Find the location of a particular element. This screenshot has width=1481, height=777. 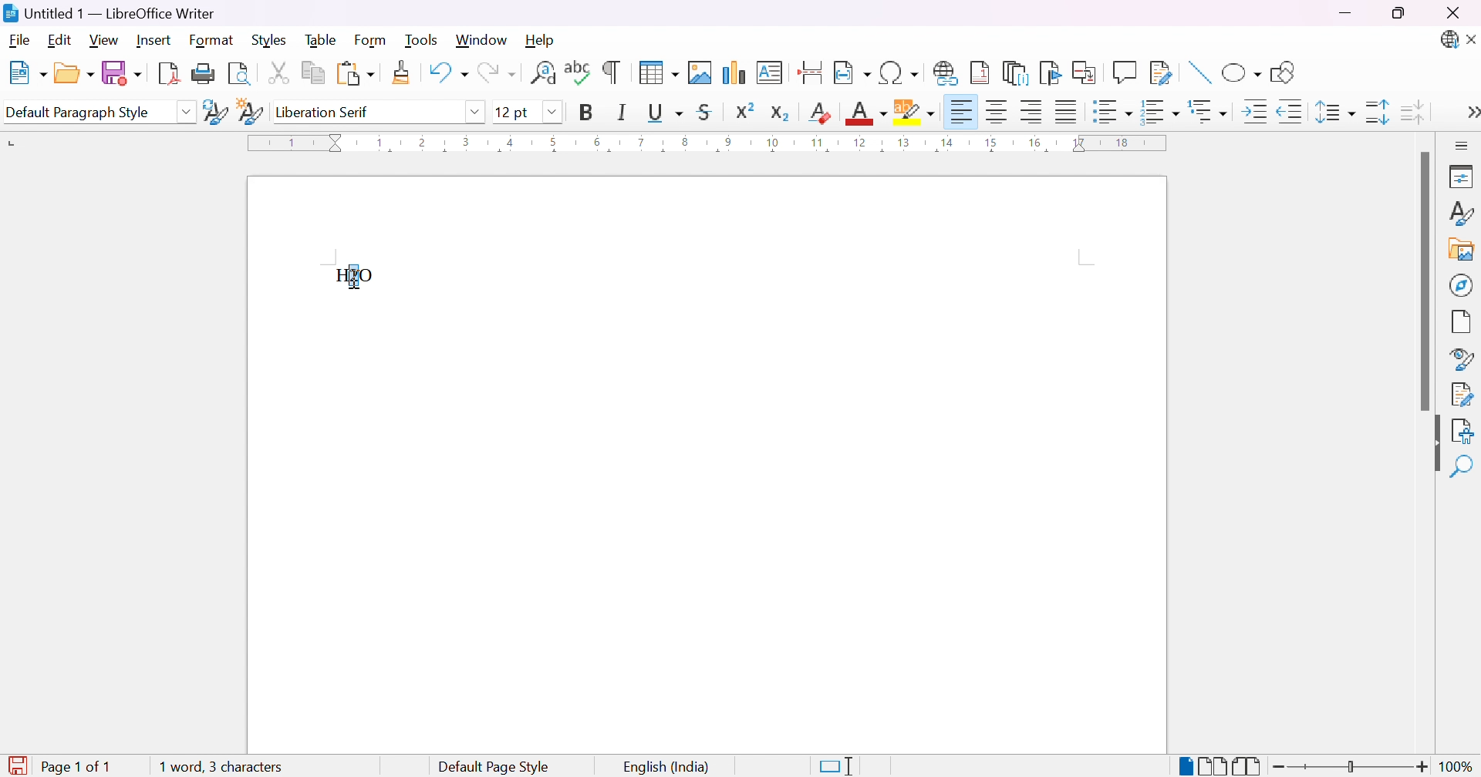

Drop down is located at coordinates (553, 113).